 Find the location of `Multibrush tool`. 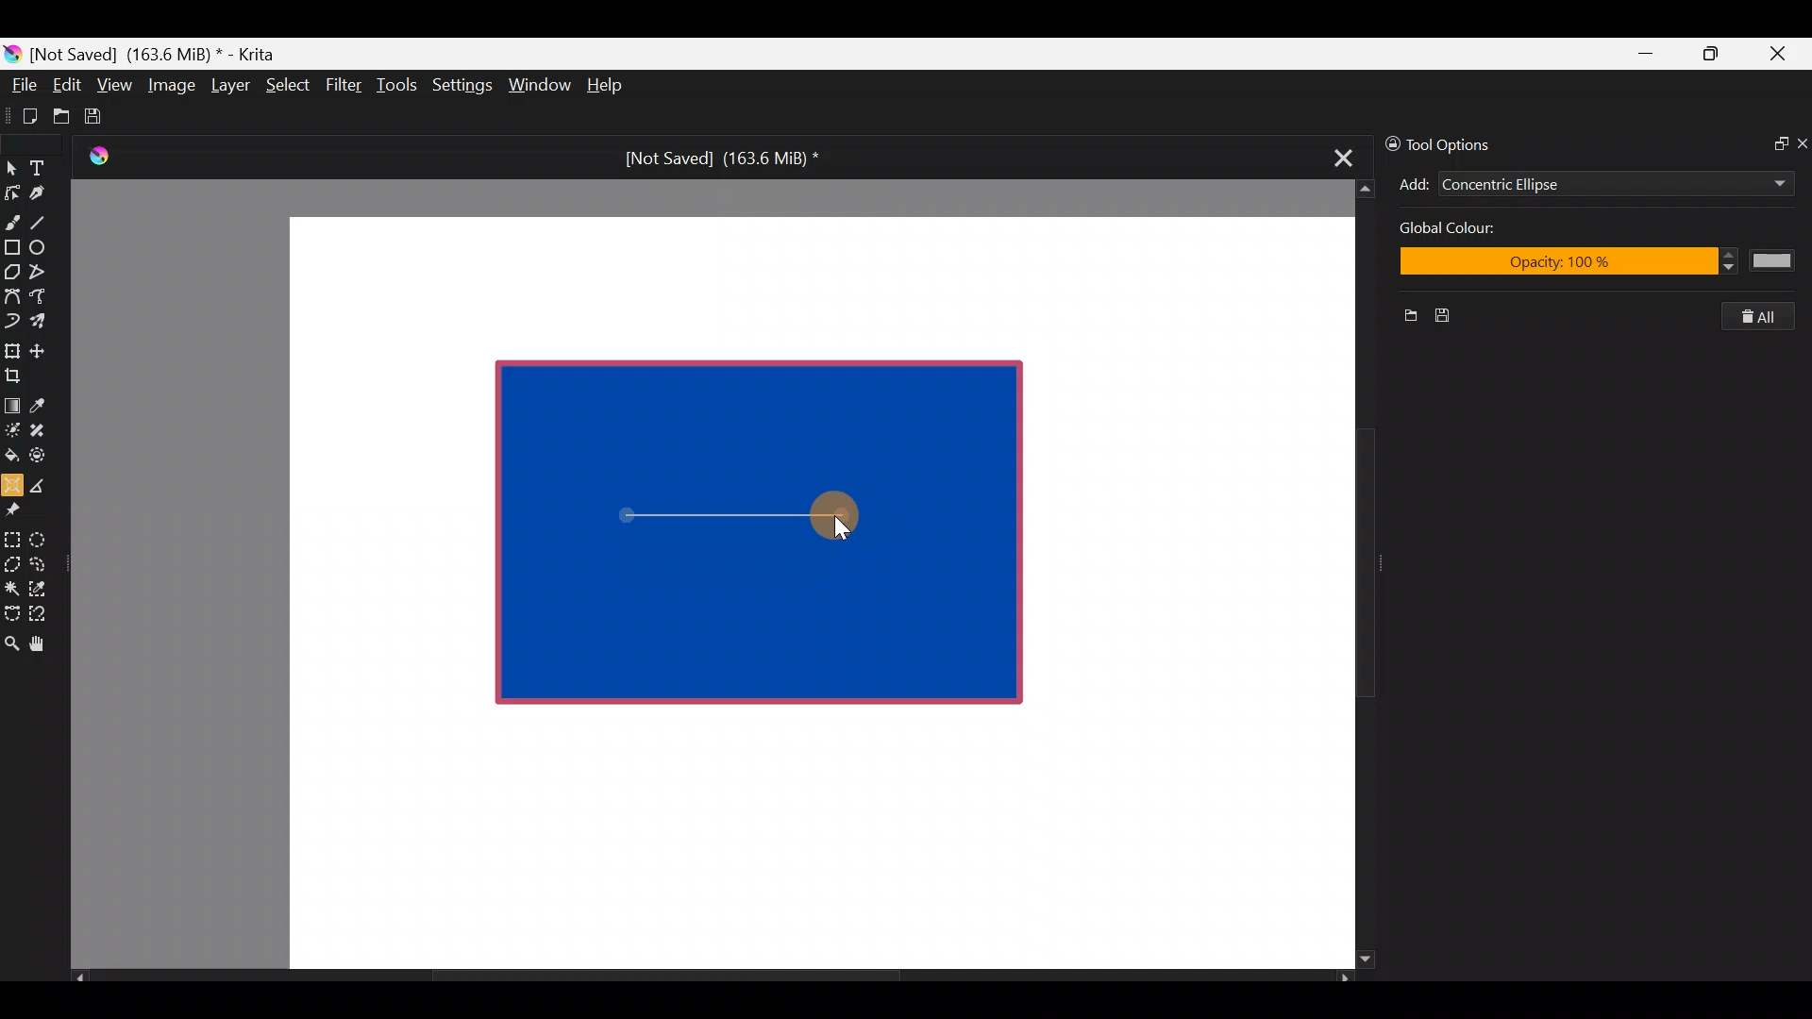

Multibrush tool is located at coordinates (45, 320).